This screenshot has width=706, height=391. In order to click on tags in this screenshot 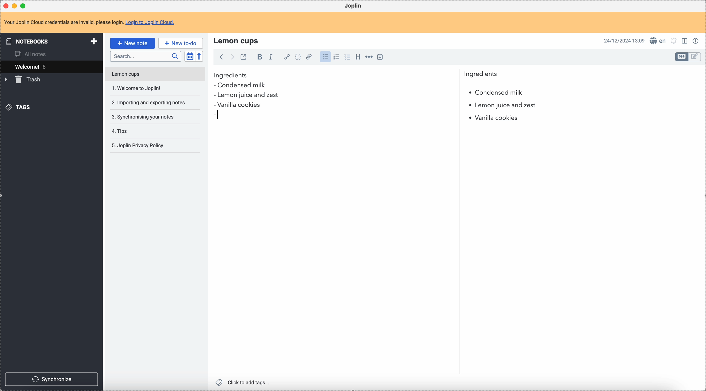, I will do `click(19, 107)`.